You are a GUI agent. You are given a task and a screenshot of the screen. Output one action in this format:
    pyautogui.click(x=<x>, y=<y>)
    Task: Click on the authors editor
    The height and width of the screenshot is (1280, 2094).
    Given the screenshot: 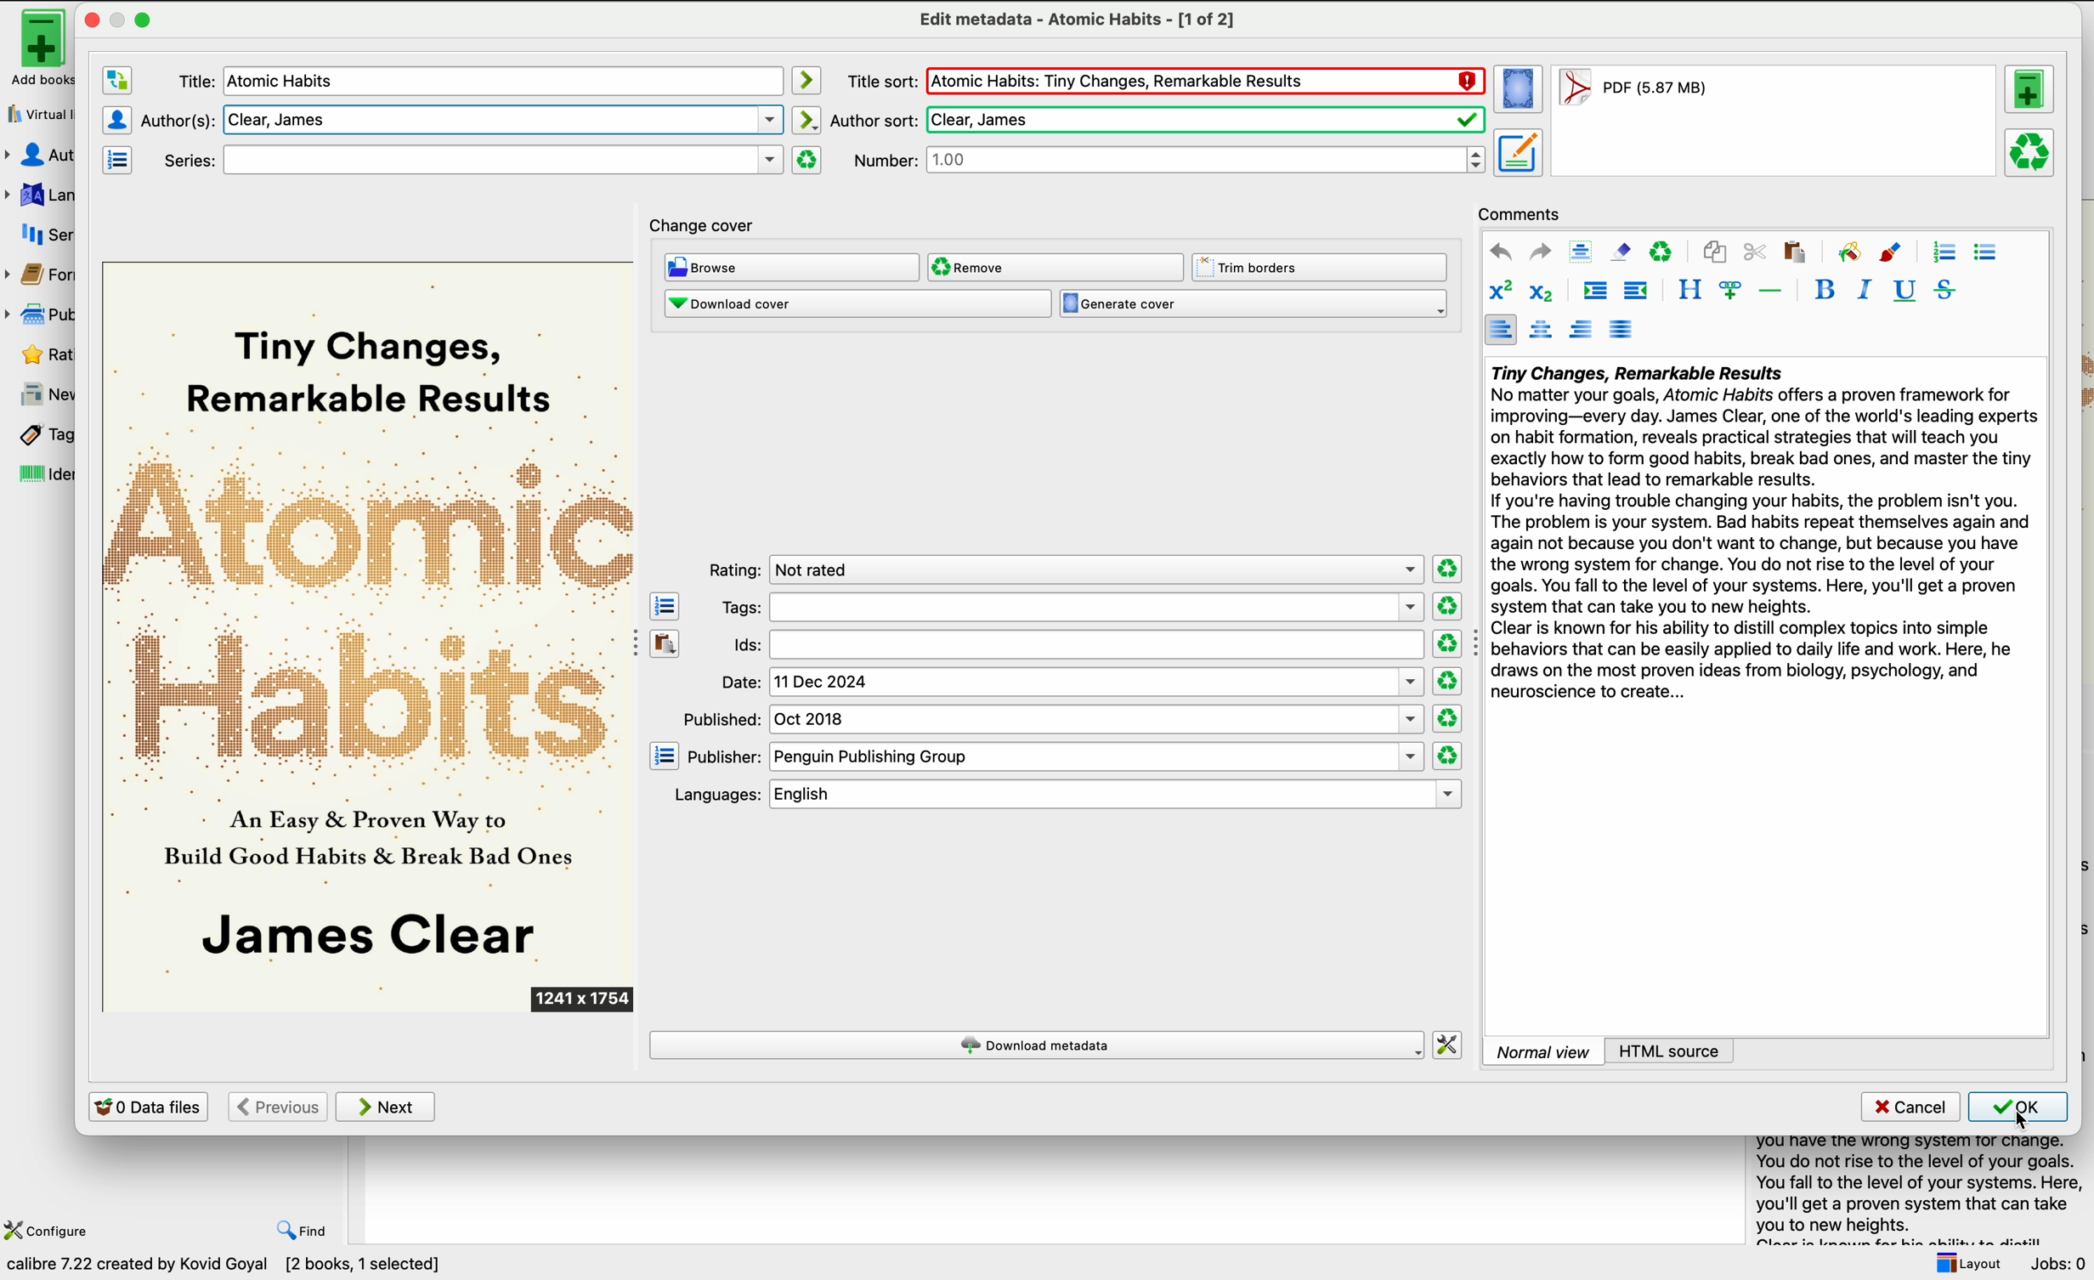 What is the action you would take?
    pyautogui.click(x=116, y=119)
    